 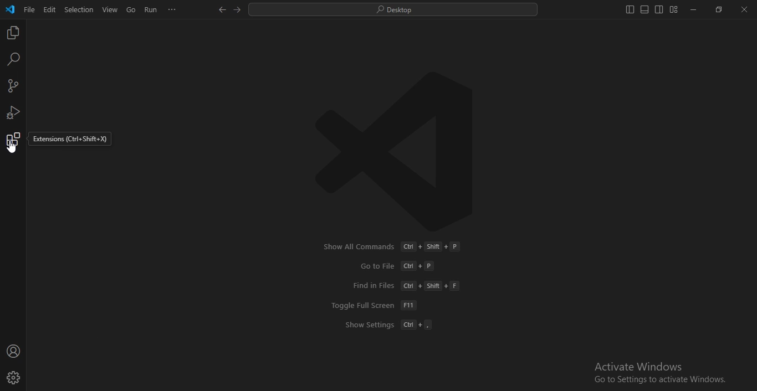 What do you see at coordinates (391, 286) in the screenshot?
I see `Show All Commands Cu + Shit + P
GotoFile (Cul +P
Find in Files Cl + Sh + F
Toggle Full Screen [Fil
Show Settings Cul +,` at bounding box center [391, 286].